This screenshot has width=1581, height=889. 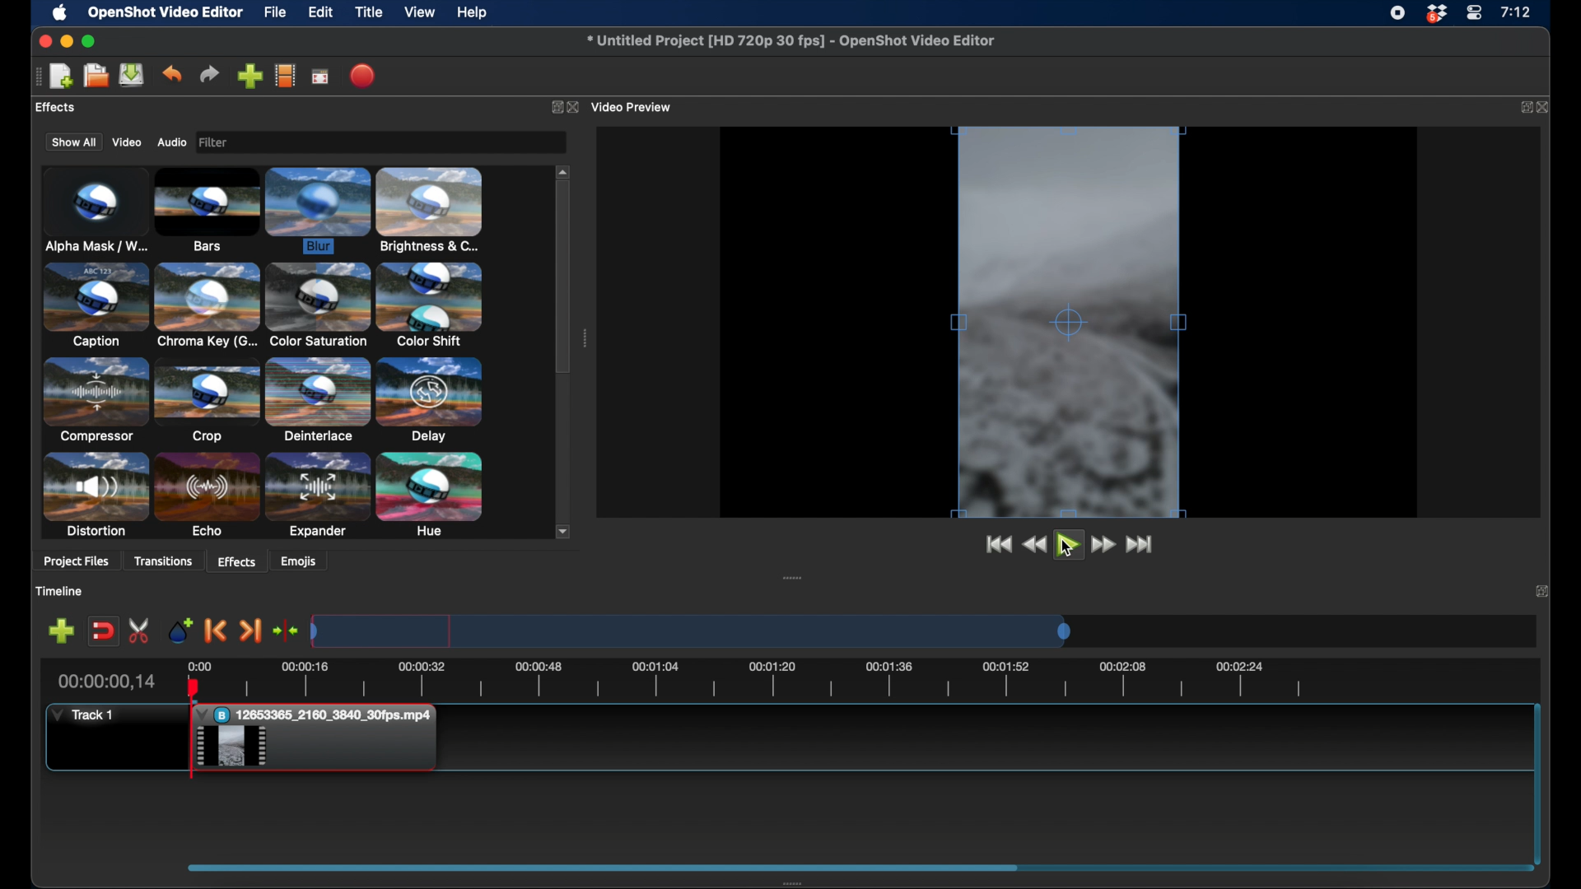 I want to click on screen recorder icon, so click(x=1397, y=13).